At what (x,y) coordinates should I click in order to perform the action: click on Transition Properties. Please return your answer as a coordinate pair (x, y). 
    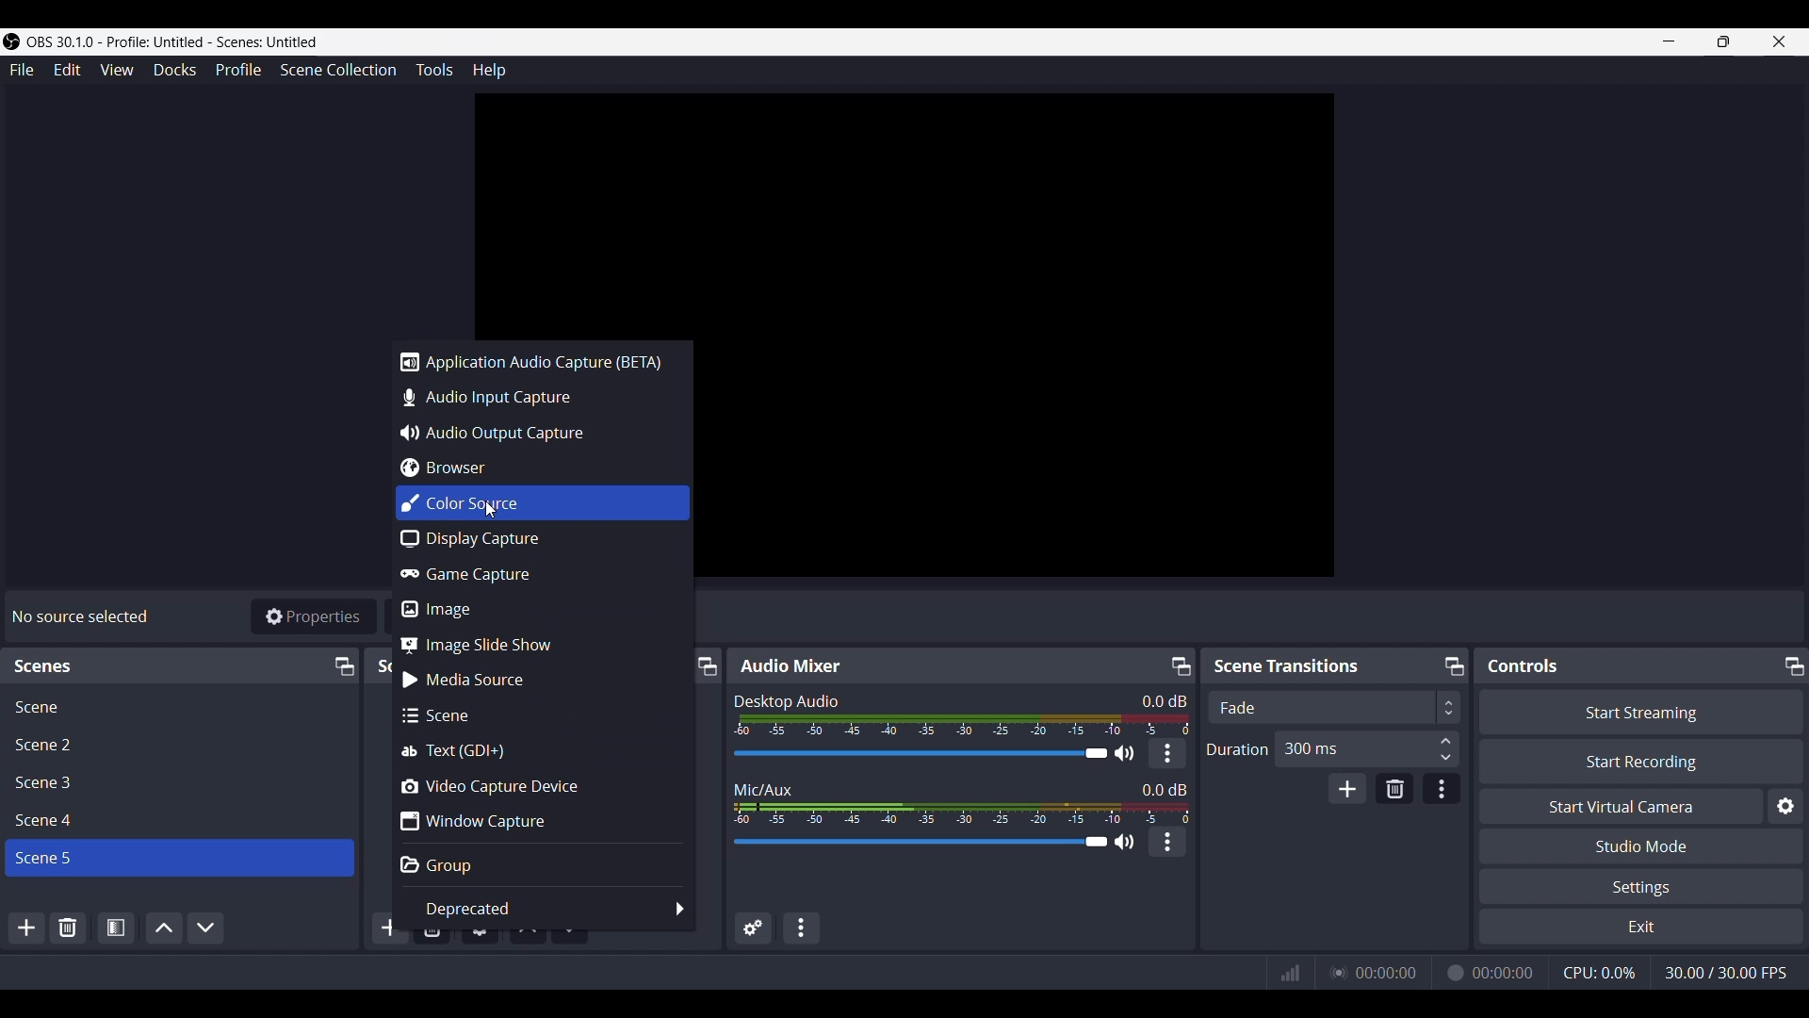
    Looking at the image, I should click on (1442, 788).